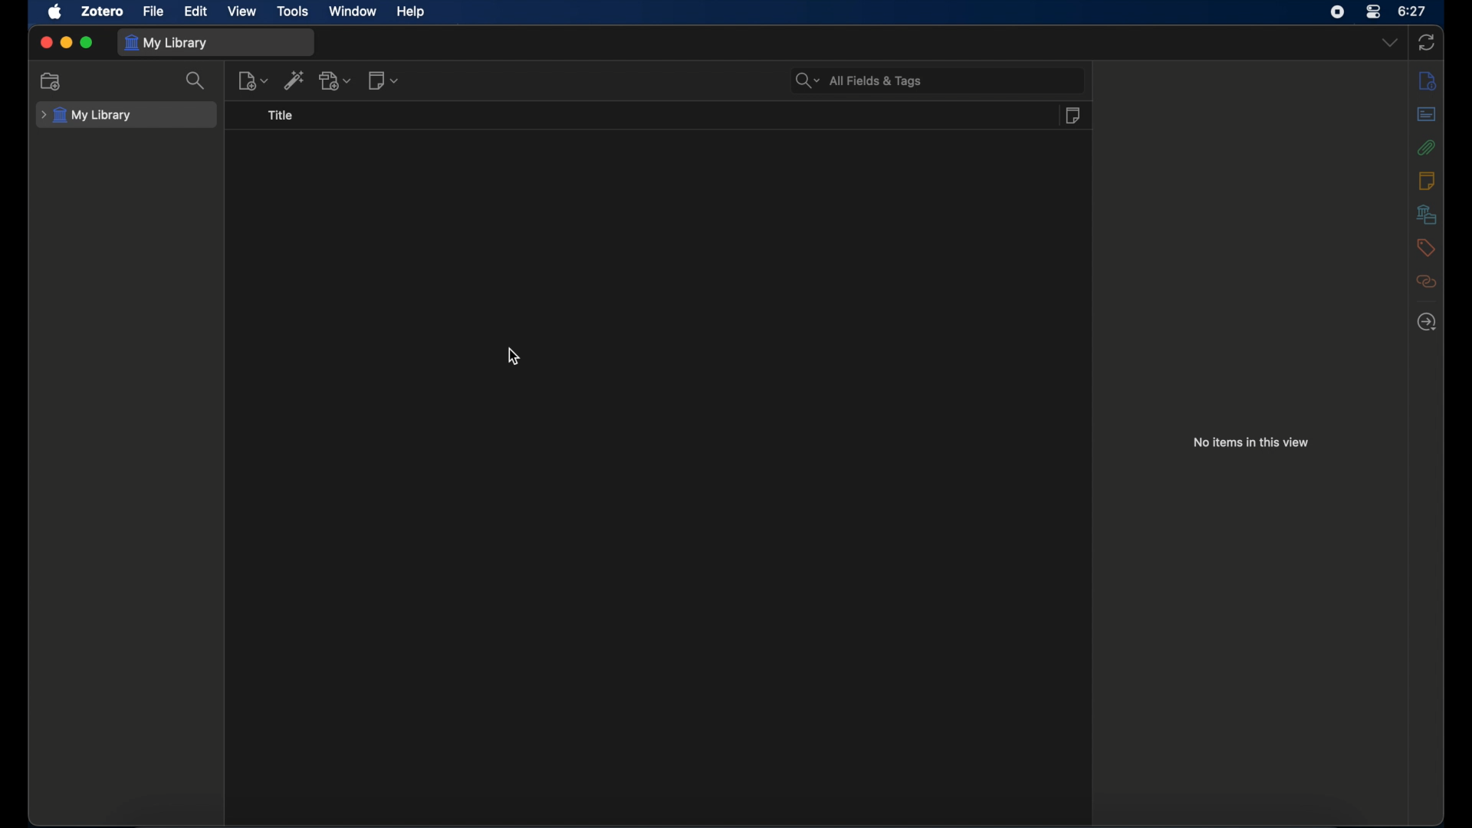 Image resolution: width=1472 pixels, height=828 pixels. I want to click on cursor, so click(514, 356).